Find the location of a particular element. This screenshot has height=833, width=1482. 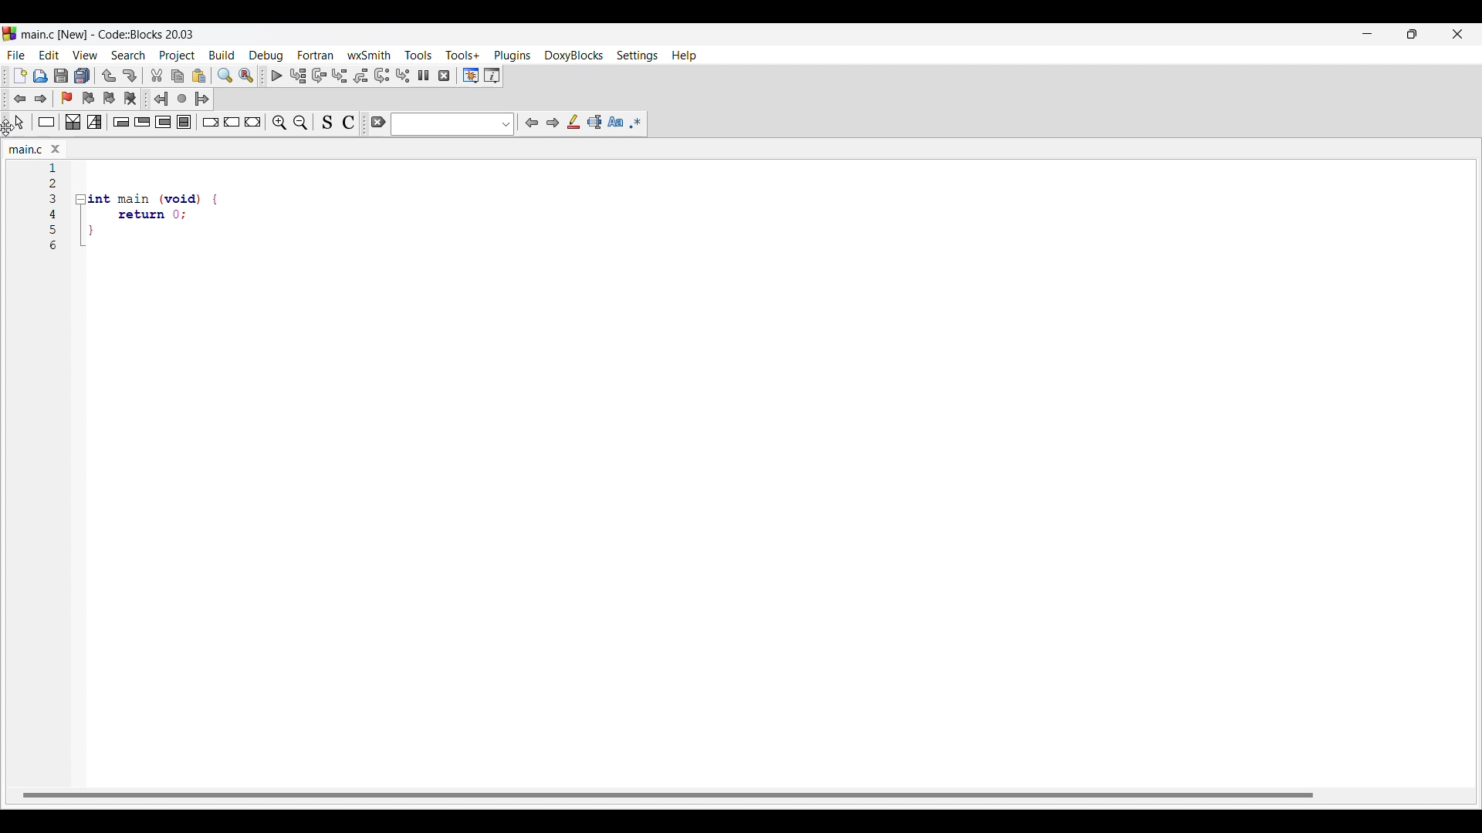

Zoom out is located at coordinates (301, 123).